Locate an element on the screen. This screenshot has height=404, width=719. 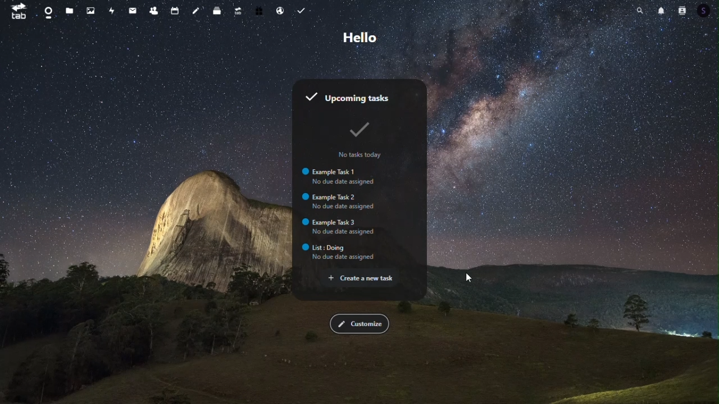
Example Task 2 is located at coordinates (343, 203).